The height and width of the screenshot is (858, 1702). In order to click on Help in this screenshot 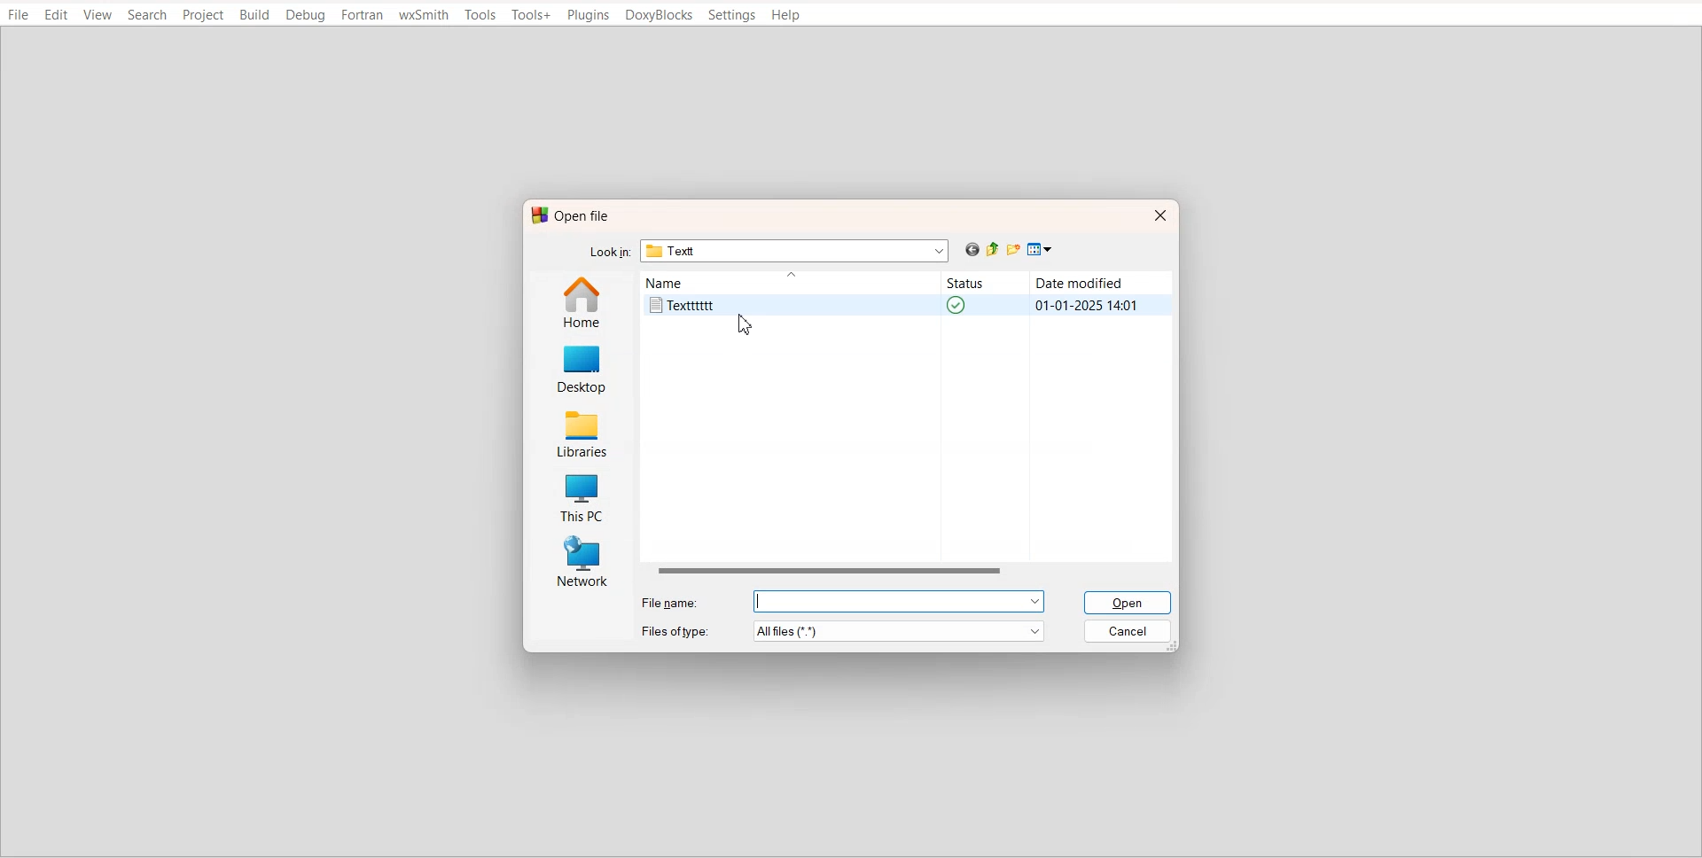, I will do `click(786, 15)`.